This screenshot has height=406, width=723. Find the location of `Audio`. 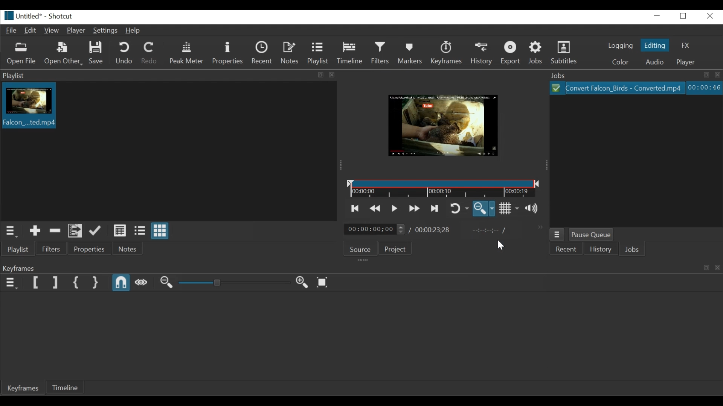

Audio is located at coordinates (657, 62).